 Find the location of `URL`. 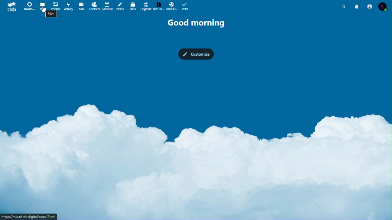

URL is located at coordinates (29, 217).